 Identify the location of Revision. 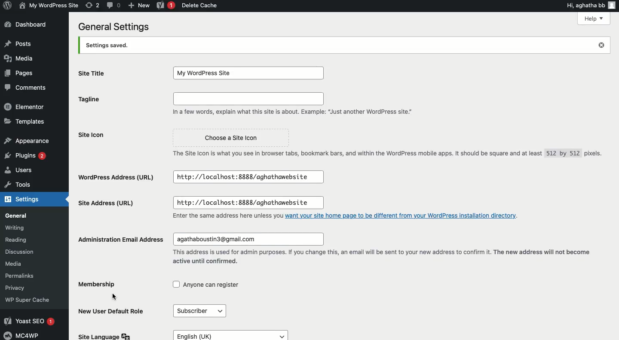
(92, 5).